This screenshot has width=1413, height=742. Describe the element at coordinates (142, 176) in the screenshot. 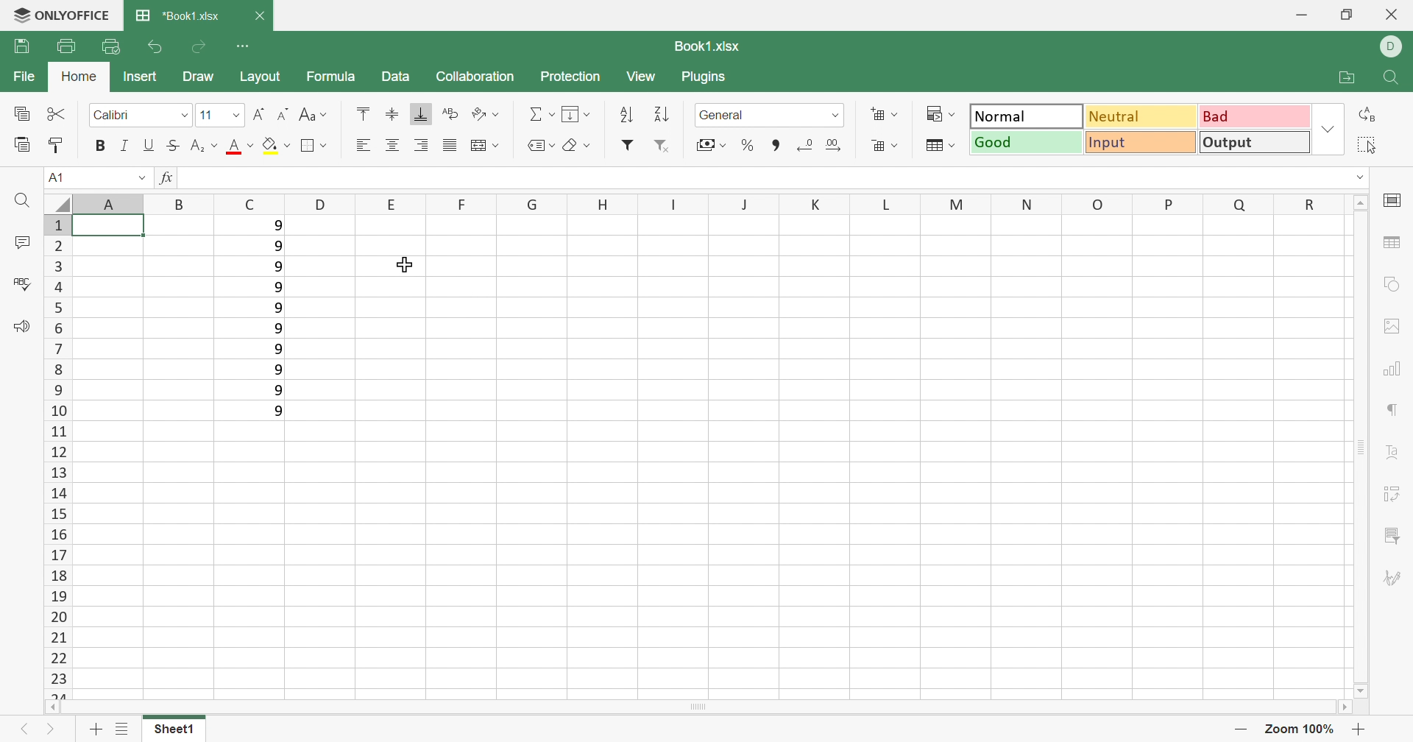

I see `Drop Down` at that location.